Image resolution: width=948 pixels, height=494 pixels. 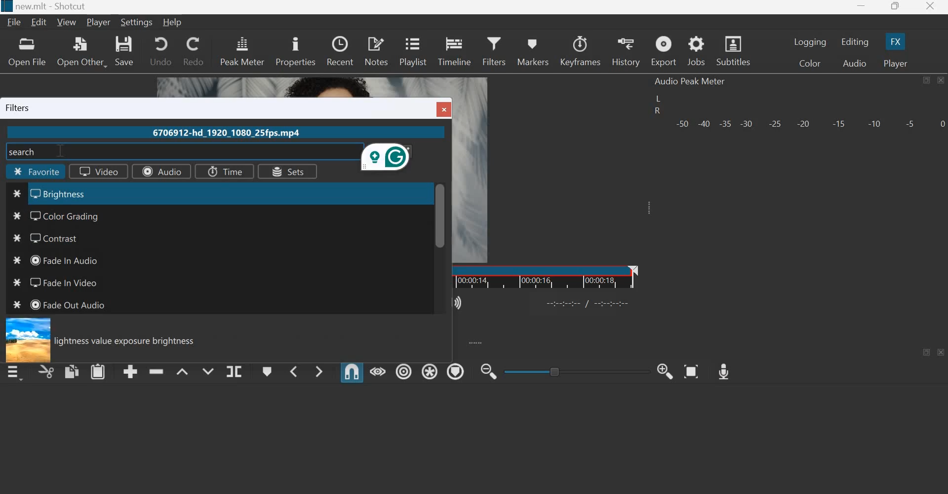 I want to click on , so click(x=16, y=239).